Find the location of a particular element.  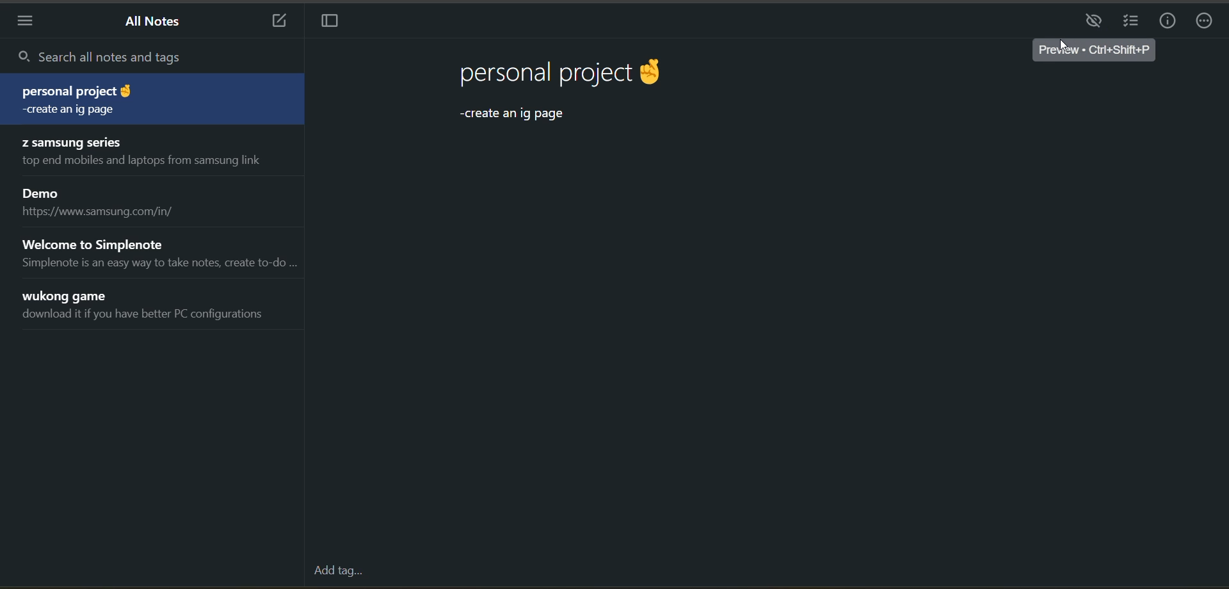

note view is located at coordinates (578, 95).